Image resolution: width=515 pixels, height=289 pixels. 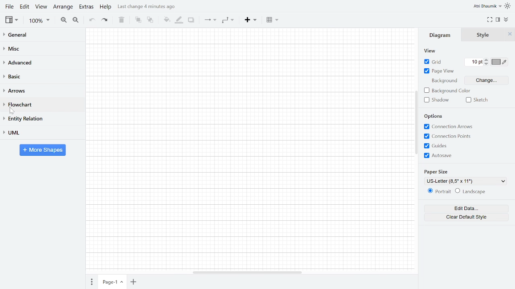 What do you see at coordinates (107, 21) in the screenshot?
I see `Redo` at bounding box center [107, 21].